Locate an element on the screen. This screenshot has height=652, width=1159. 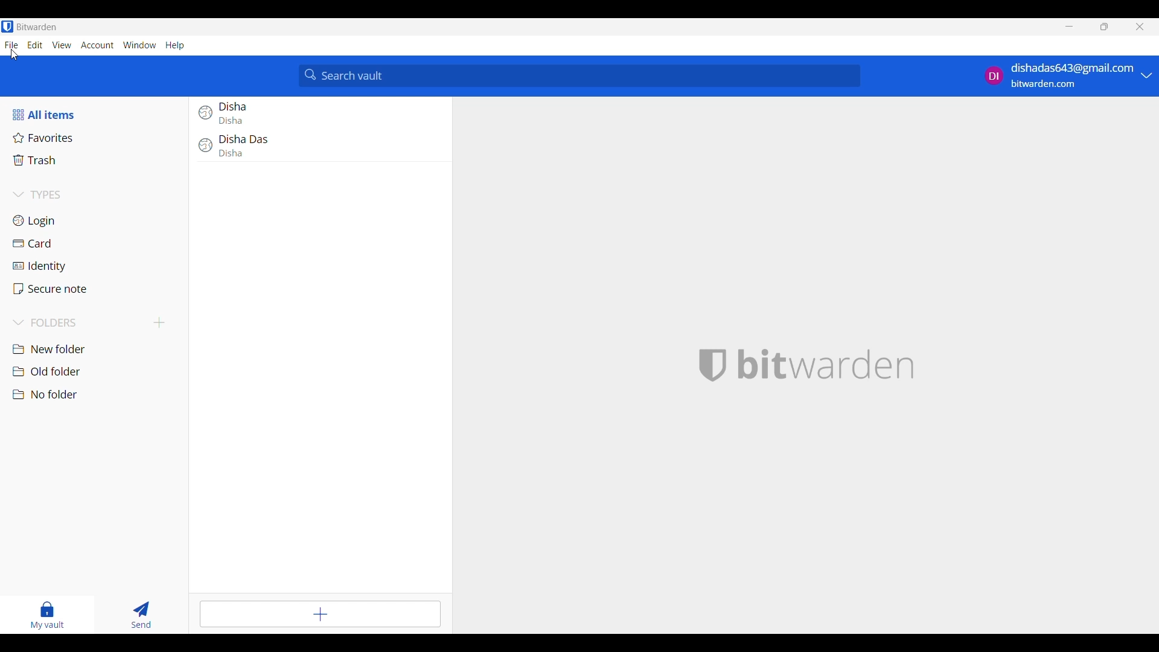
View menu is located at coordinates (62, 45).